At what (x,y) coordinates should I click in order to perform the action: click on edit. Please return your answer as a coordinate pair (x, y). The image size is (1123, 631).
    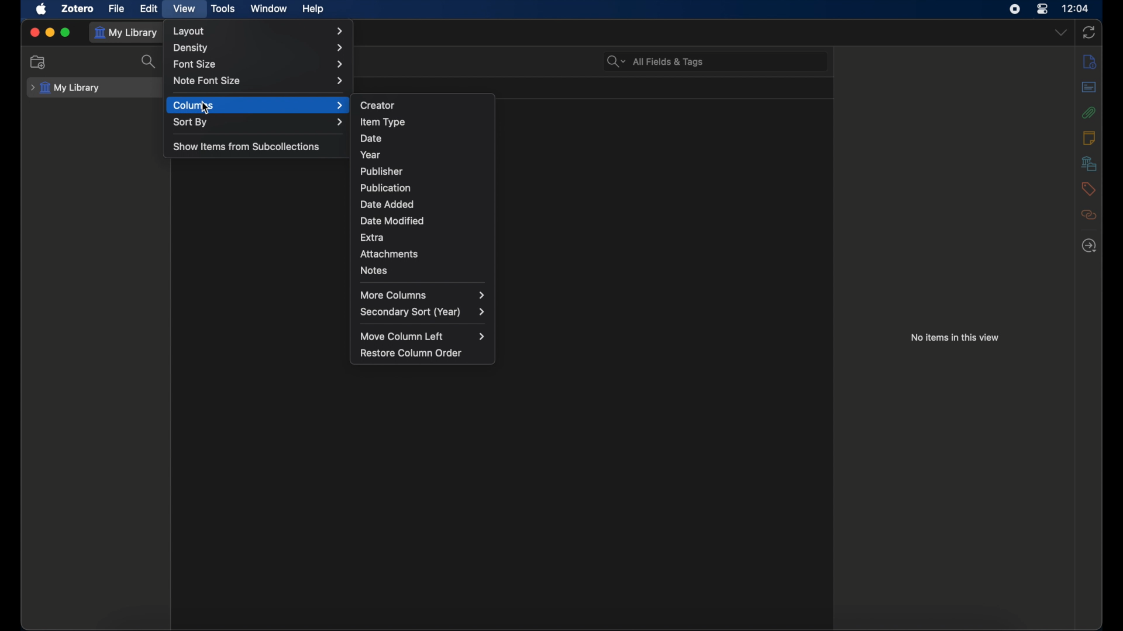
    Looking at the image, I should click on (151, 8).